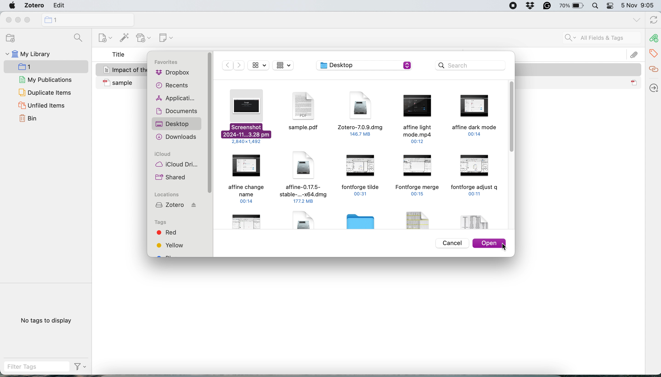  What do you see at coordinates (18, 20) in the screenshot?
I see `minimise` at bounding box center [18, 20].